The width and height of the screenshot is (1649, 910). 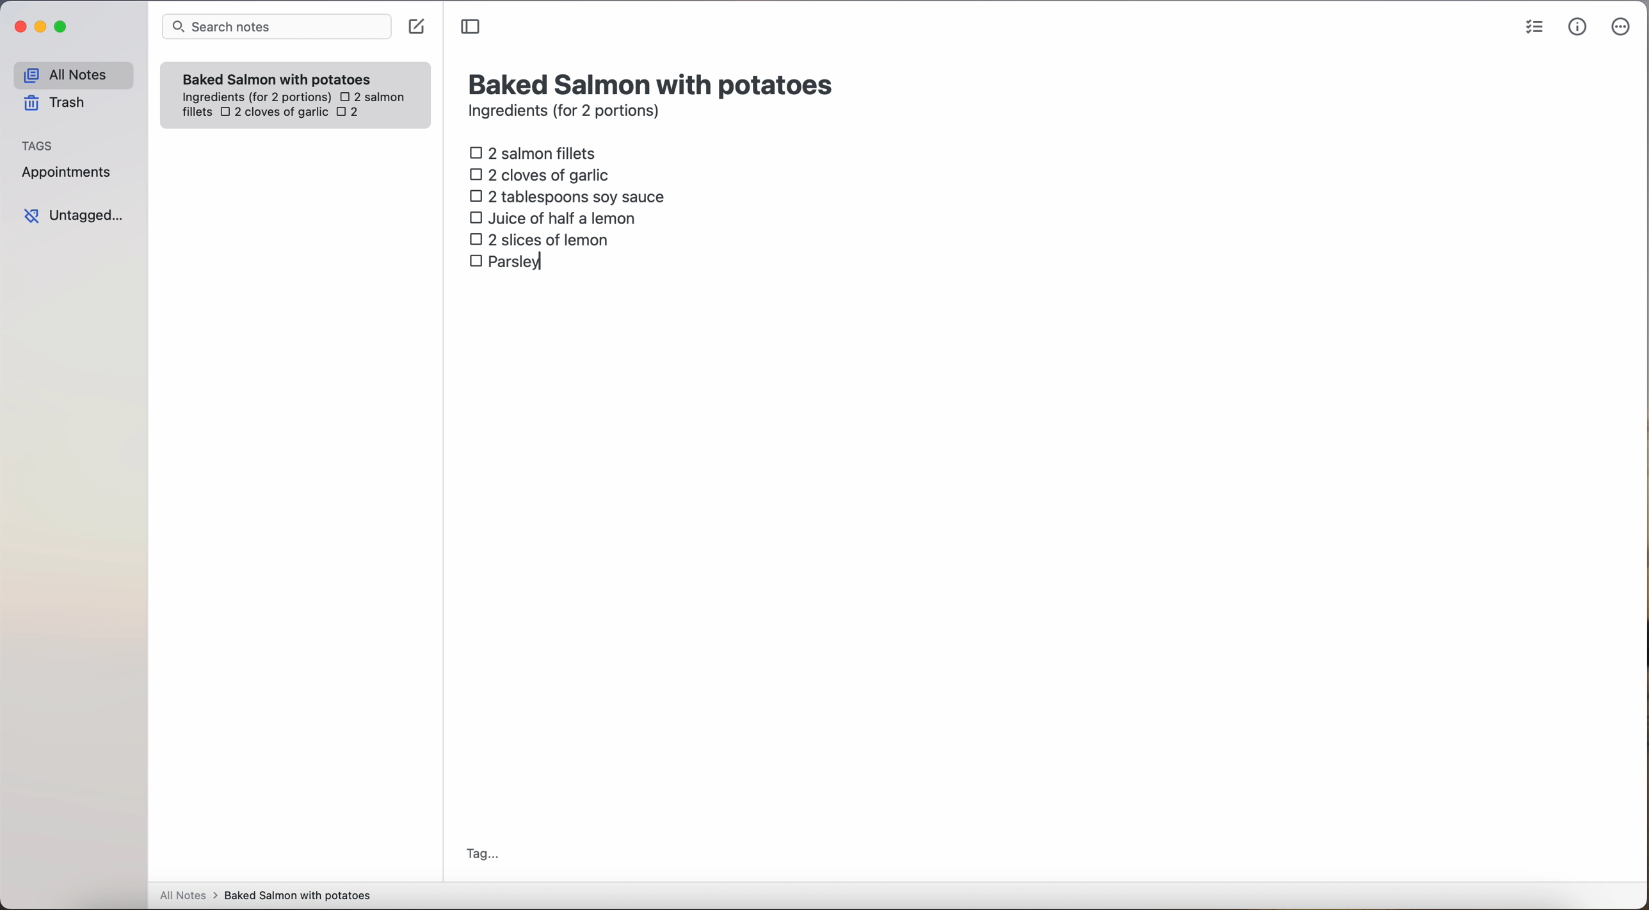 I want to click on 2 , so click(x=351, y=113).